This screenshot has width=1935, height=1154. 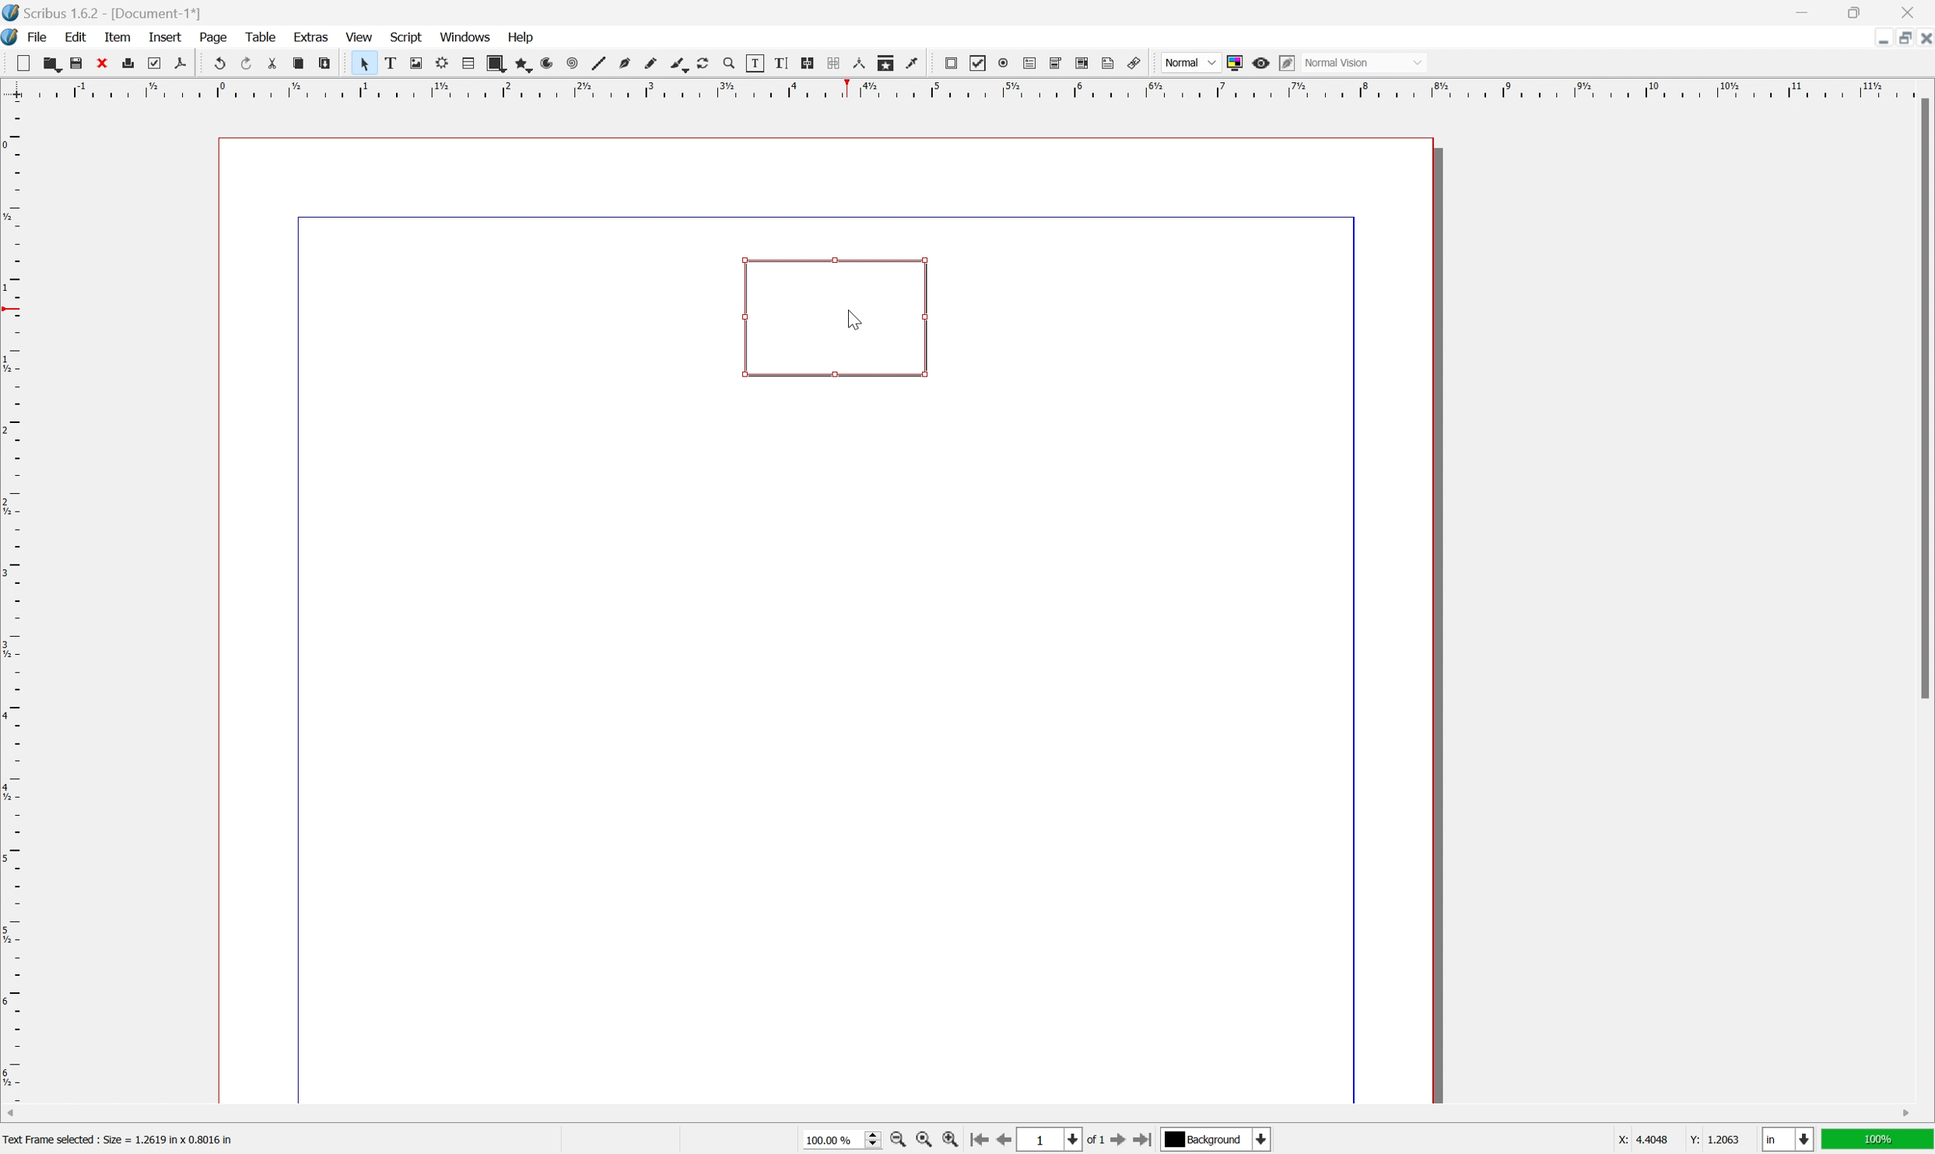 I want to click on redo, so click(x=249, y=63).